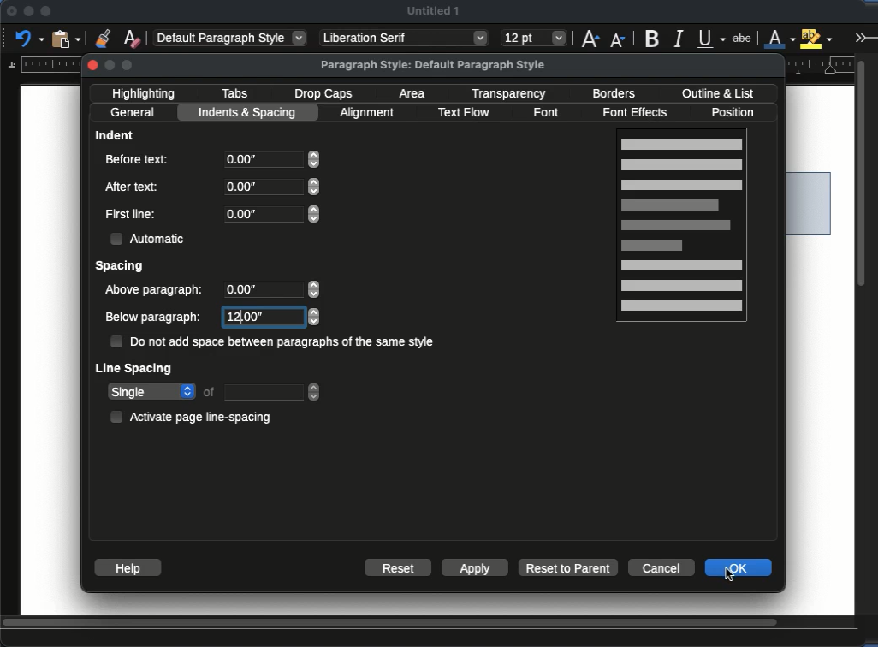 This screenshot has height=647, width=878. Describe the element at coordinates (94, 65) in the screenshot. I see `close` at that location.